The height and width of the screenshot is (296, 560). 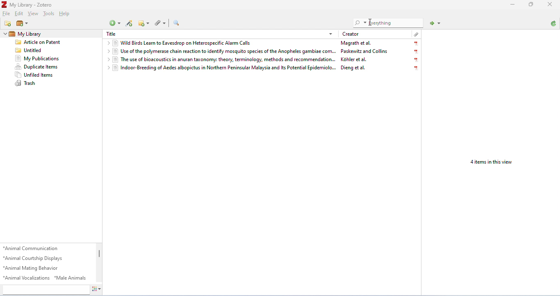 I want to click on New Library..., so click(x=23, y=24).